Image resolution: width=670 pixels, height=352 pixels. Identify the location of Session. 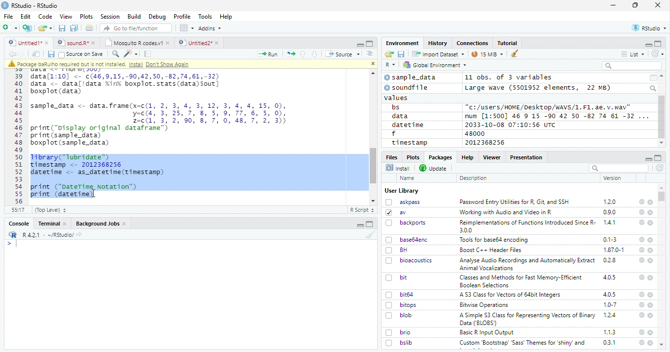
(109, 17).